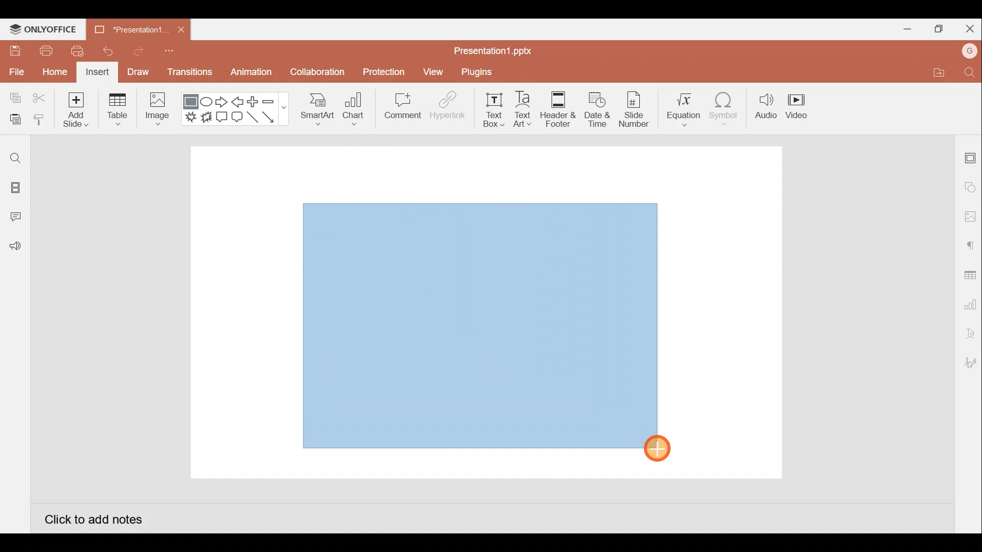 This screenshot has width=982, height=552. I want to click on Image settings, so click(970, 217).